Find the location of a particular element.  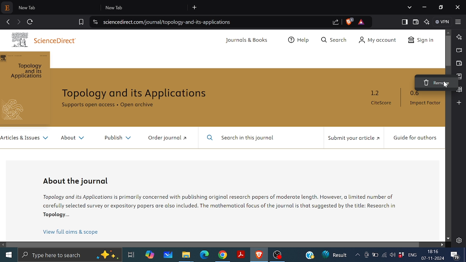

screen recorder is located at coordinates (358, 255).